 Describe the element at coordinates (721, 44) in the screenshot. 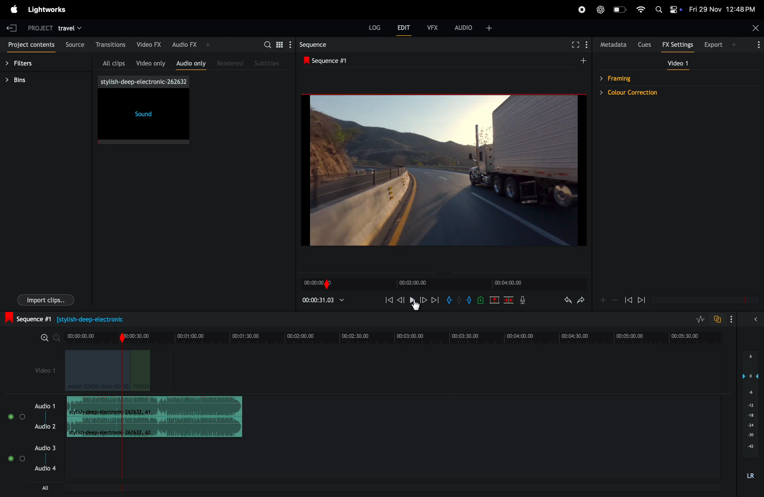

I see `export` at that location.